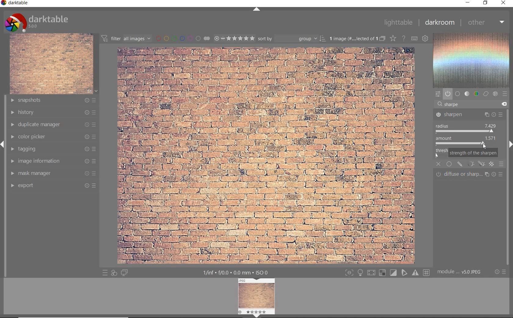 This screenshot has width=513, height=318. I want to click on wave form, so click(473, 61).